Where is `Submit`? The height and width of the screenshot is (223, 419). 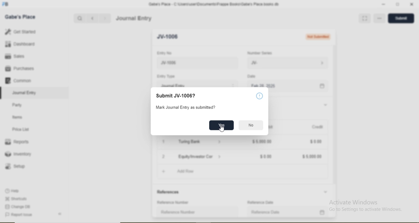 Submit is located at coordinates (400, 18).